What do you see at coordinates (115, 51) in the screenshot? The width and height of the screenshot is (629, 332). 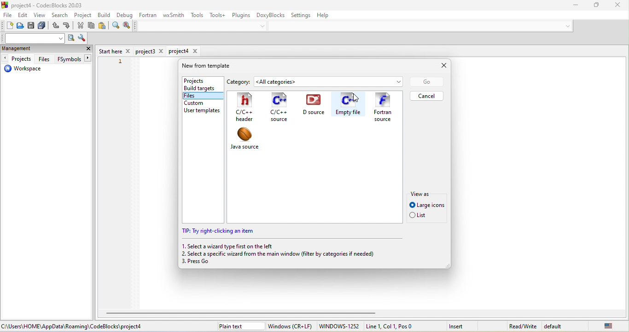 I see `start here` at bounding box center [115, 51].